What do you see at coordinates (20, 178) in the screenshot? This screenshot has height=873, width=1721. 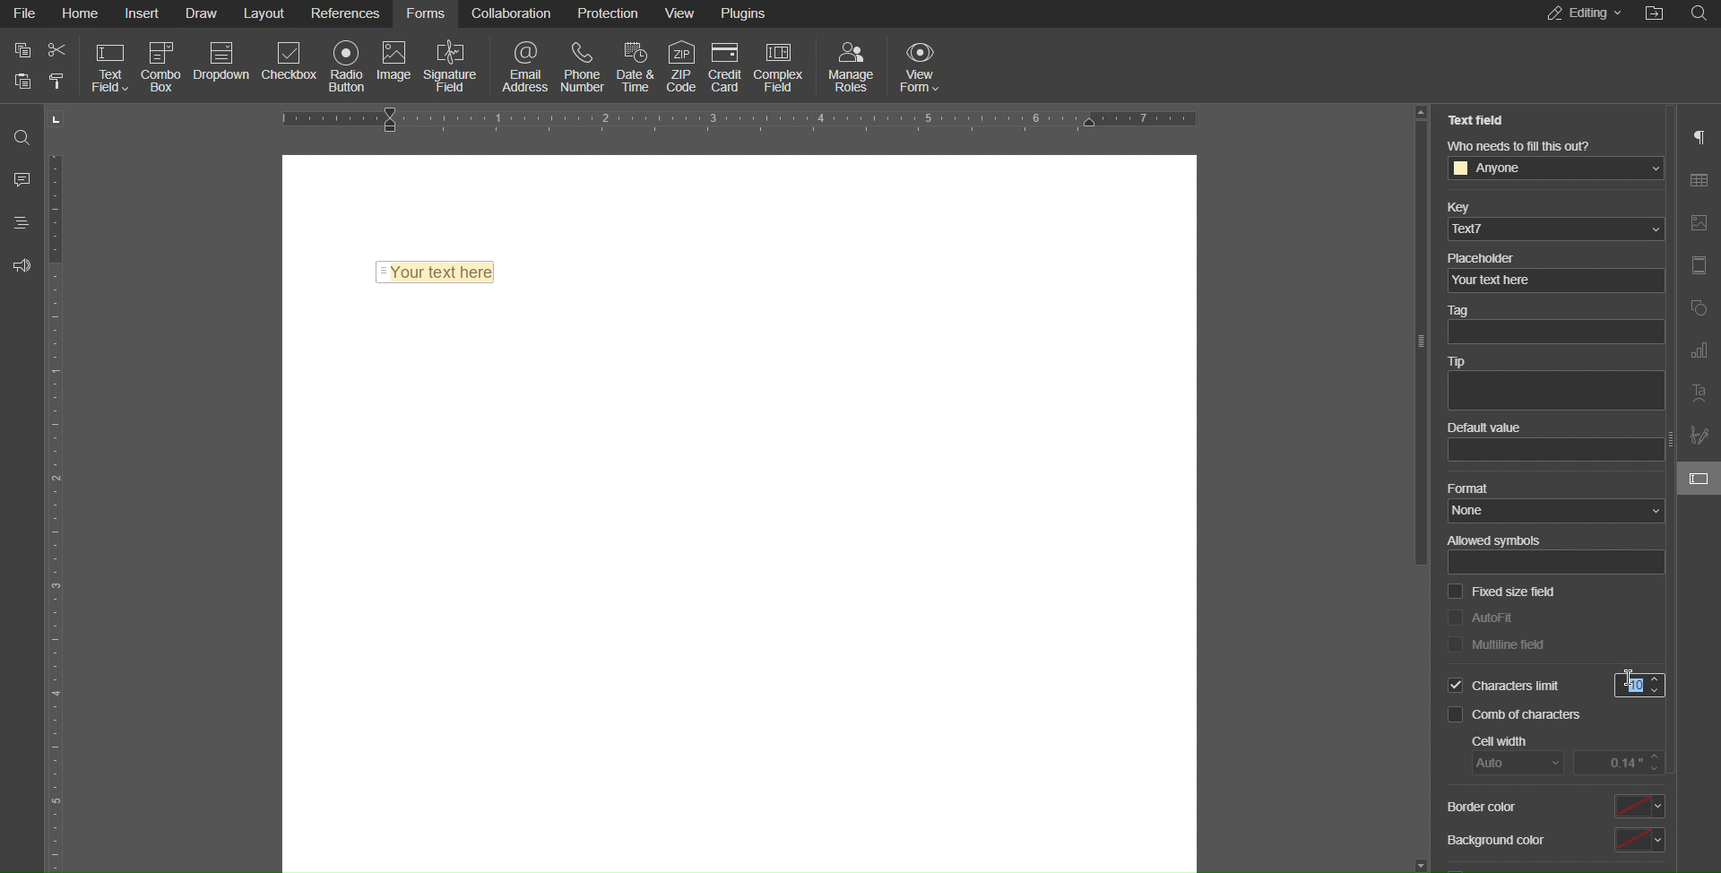 I see `Comments` at bounding box center [20, 178].